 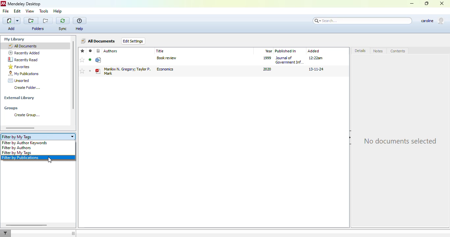 What do you see at coordinates (24, 60) in the screenshot?
I see `recently read` at bounding box center [24, 60].